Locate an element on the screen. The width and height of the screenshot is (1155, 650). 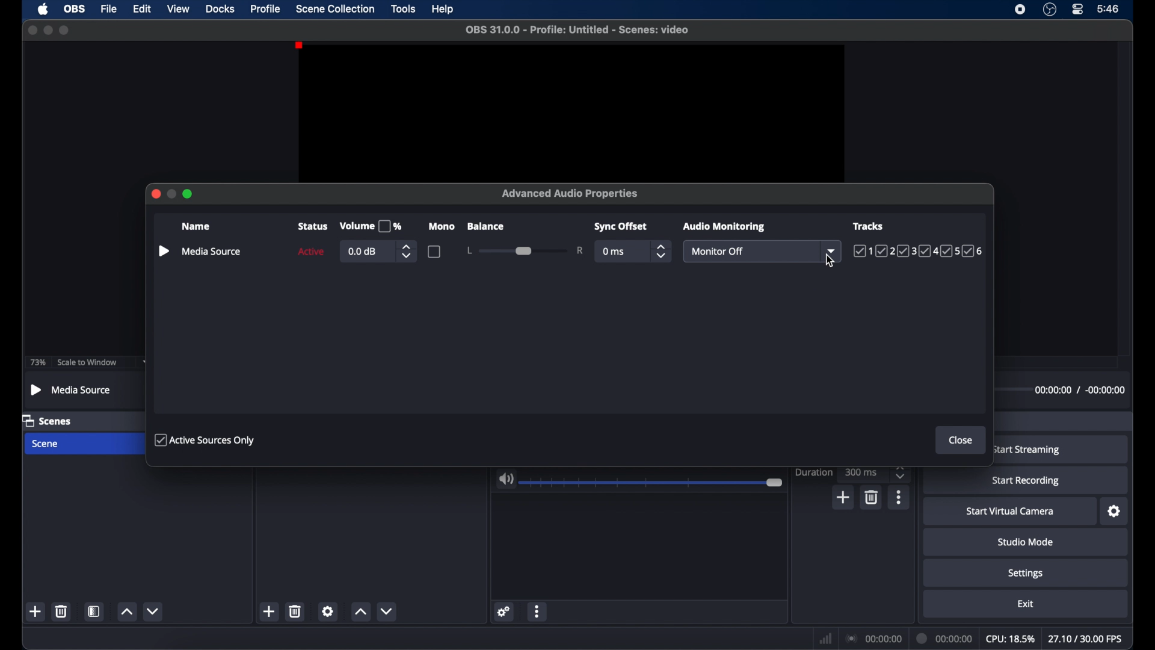
stepper buttons is located at coordinates (662, 251).